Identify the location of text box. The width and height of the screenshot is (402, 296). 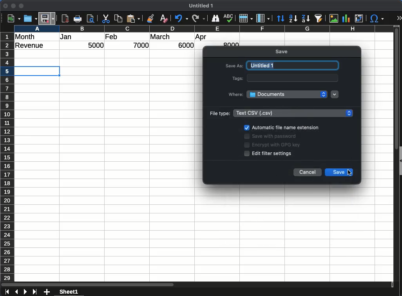
(293, 78).